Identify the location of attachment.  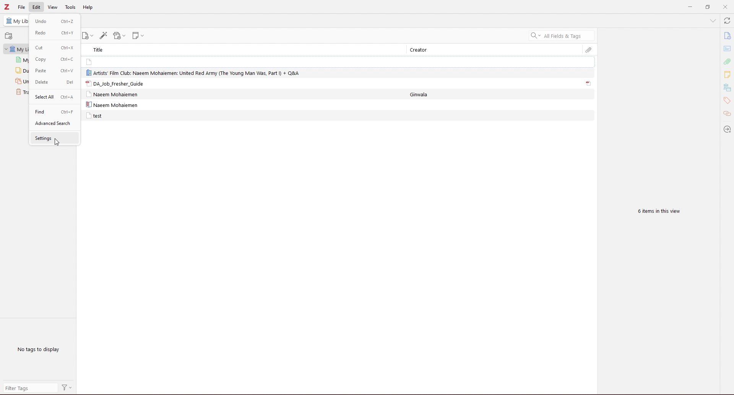
(727, 62).